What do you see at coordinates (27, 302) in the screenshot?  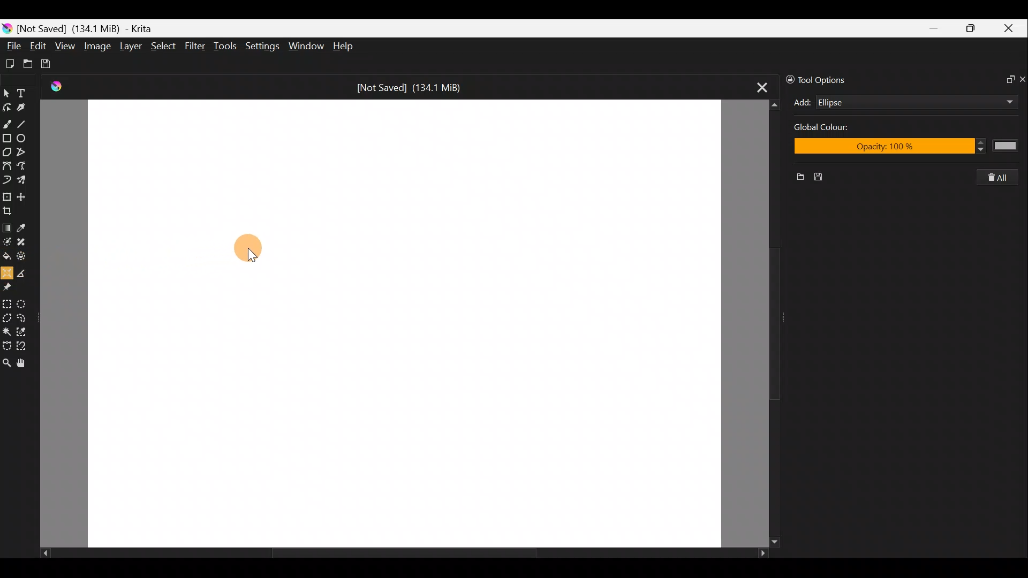 I see `Elliptical selection tool` at bounding box center [27, 302].